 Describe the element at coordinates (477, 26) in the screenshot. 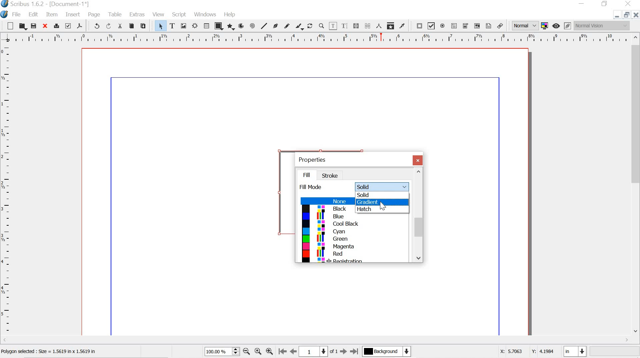

I see `pdf list` at that location.